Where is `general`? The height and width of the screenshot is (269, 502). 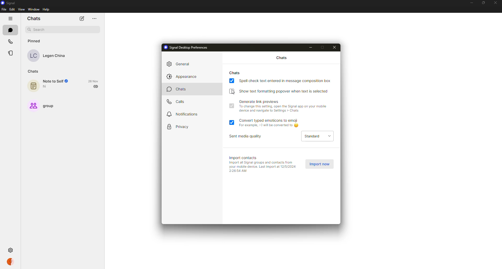
general is located at coordinates (181, 63).